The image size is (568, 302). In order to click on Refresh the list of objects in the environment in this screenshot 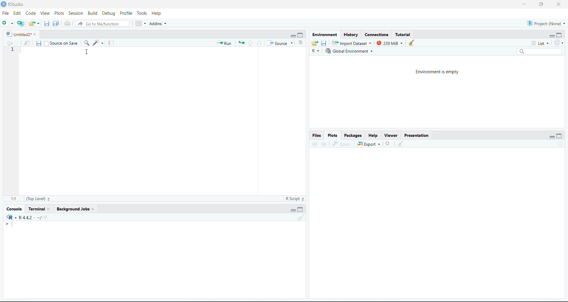, I will do `click(560, 44)`.